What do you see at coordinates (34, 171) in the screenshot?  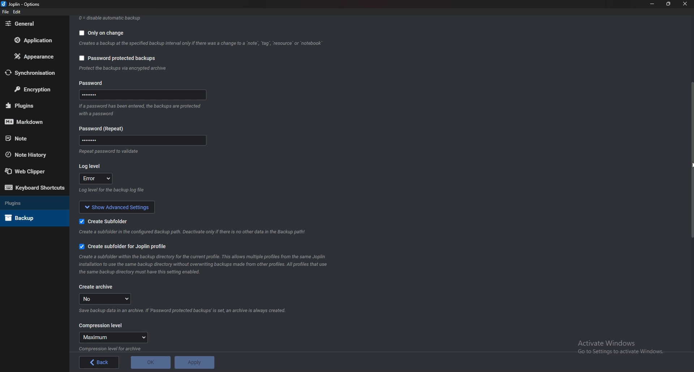 I see `Web Clipper` at bounding box center [34, 171].